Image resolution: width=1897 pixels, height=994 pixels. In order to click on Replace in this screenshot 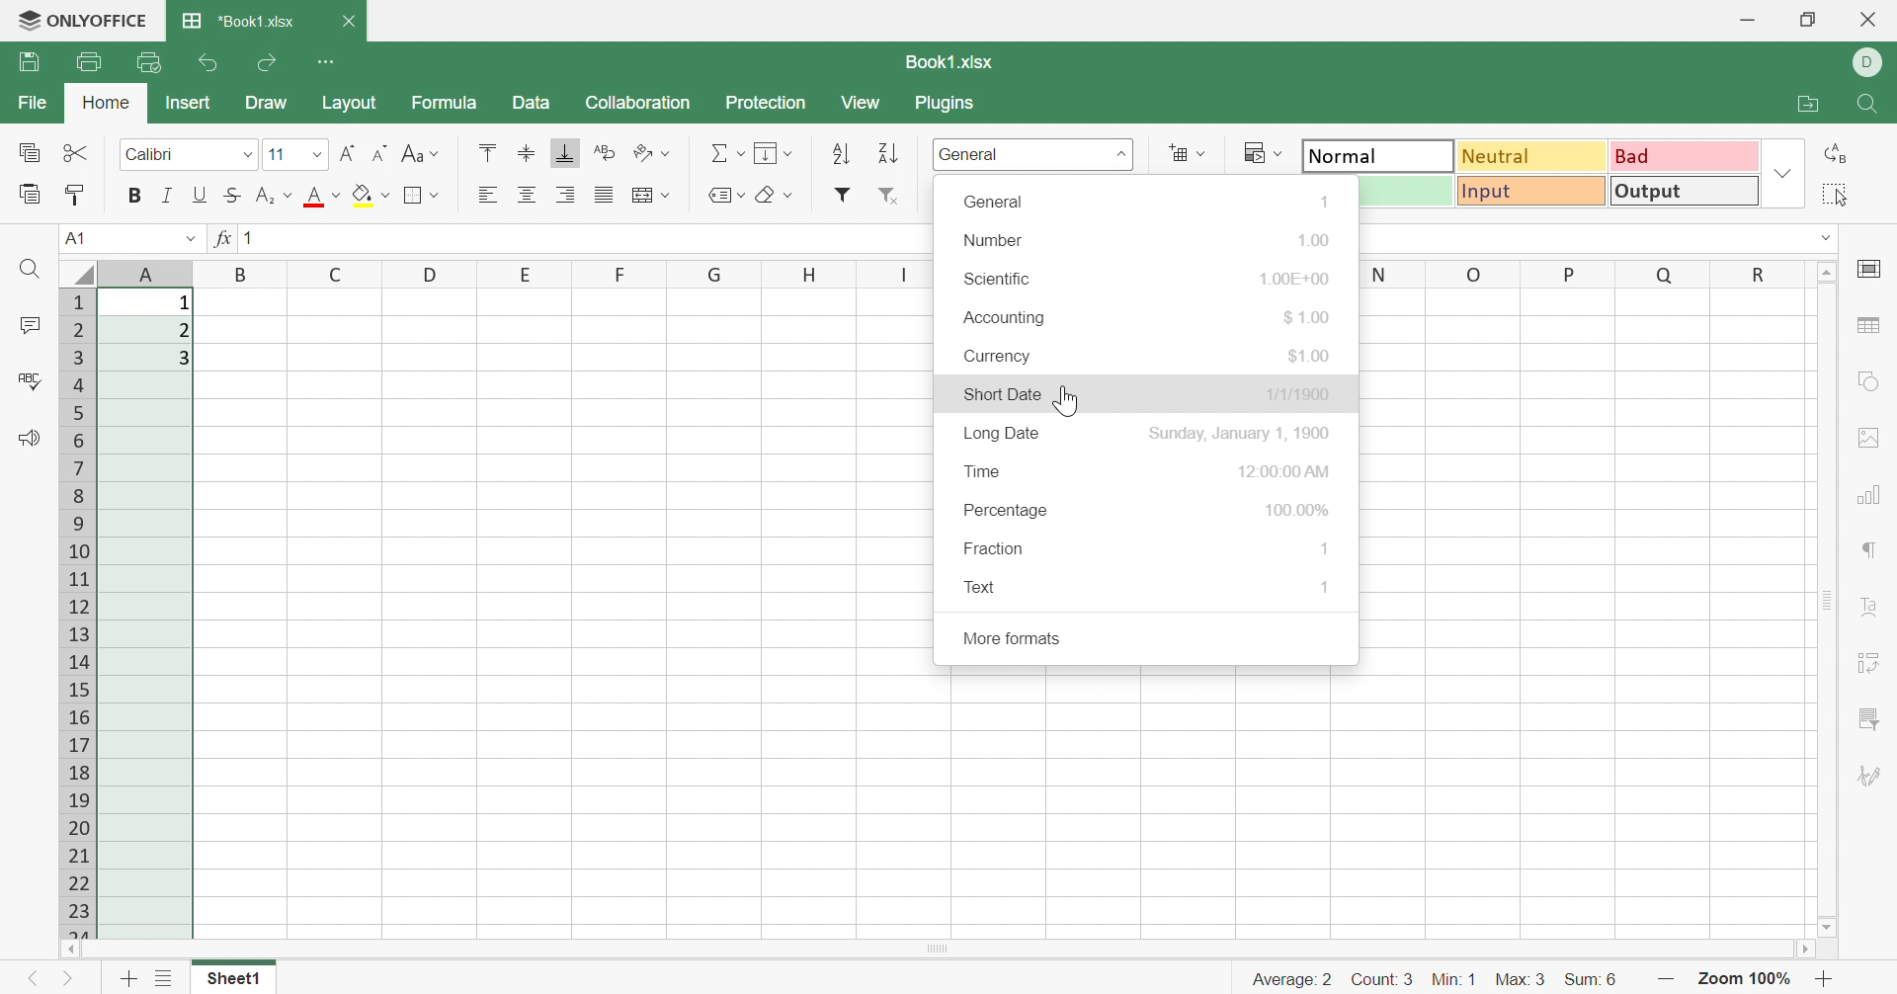, I will do `click(1833, 154)`.